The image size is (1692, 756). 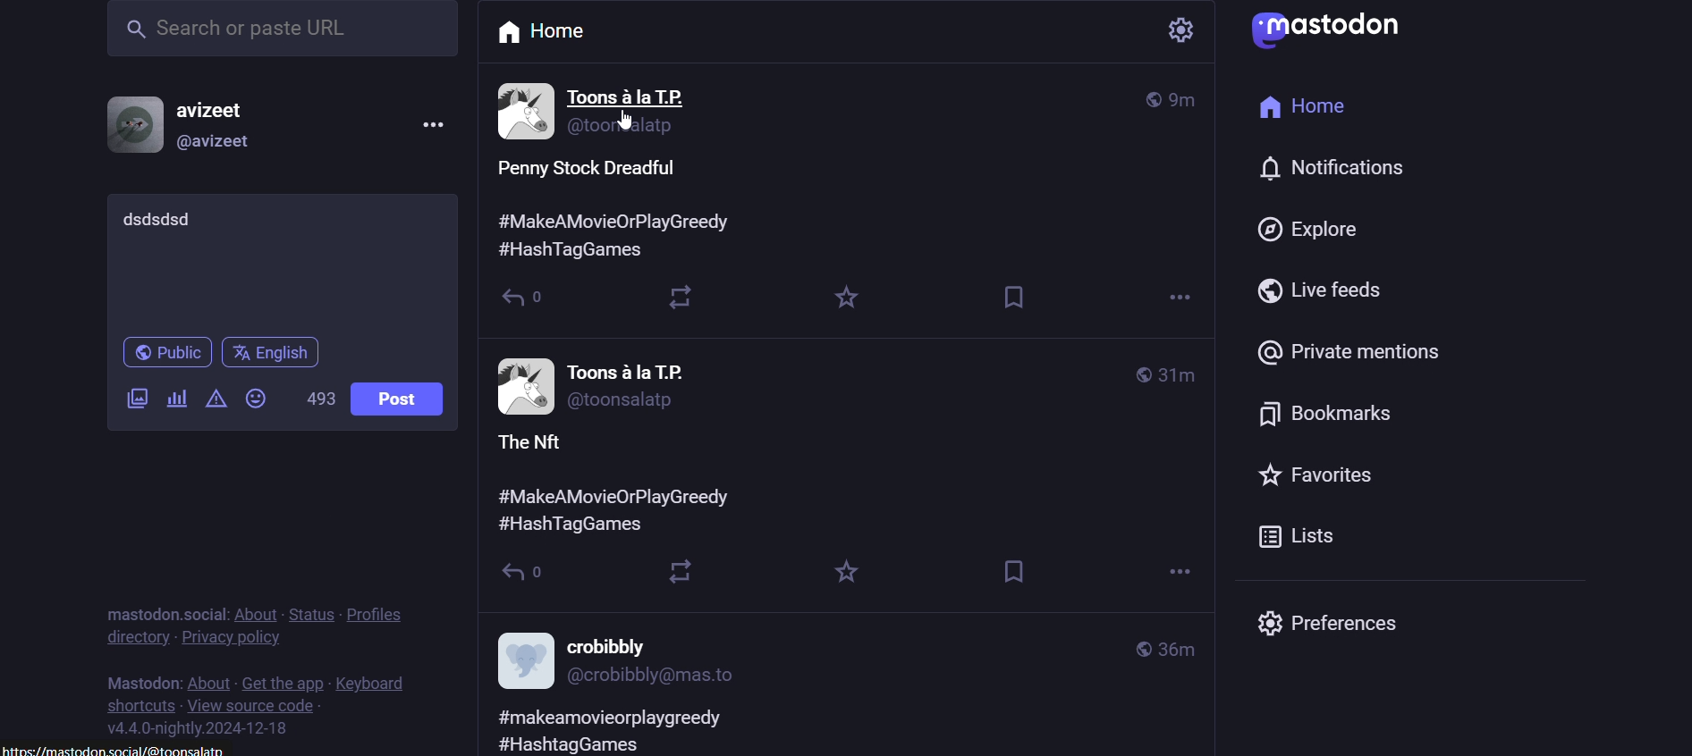 I want to click on , so click(x=681, y=573).